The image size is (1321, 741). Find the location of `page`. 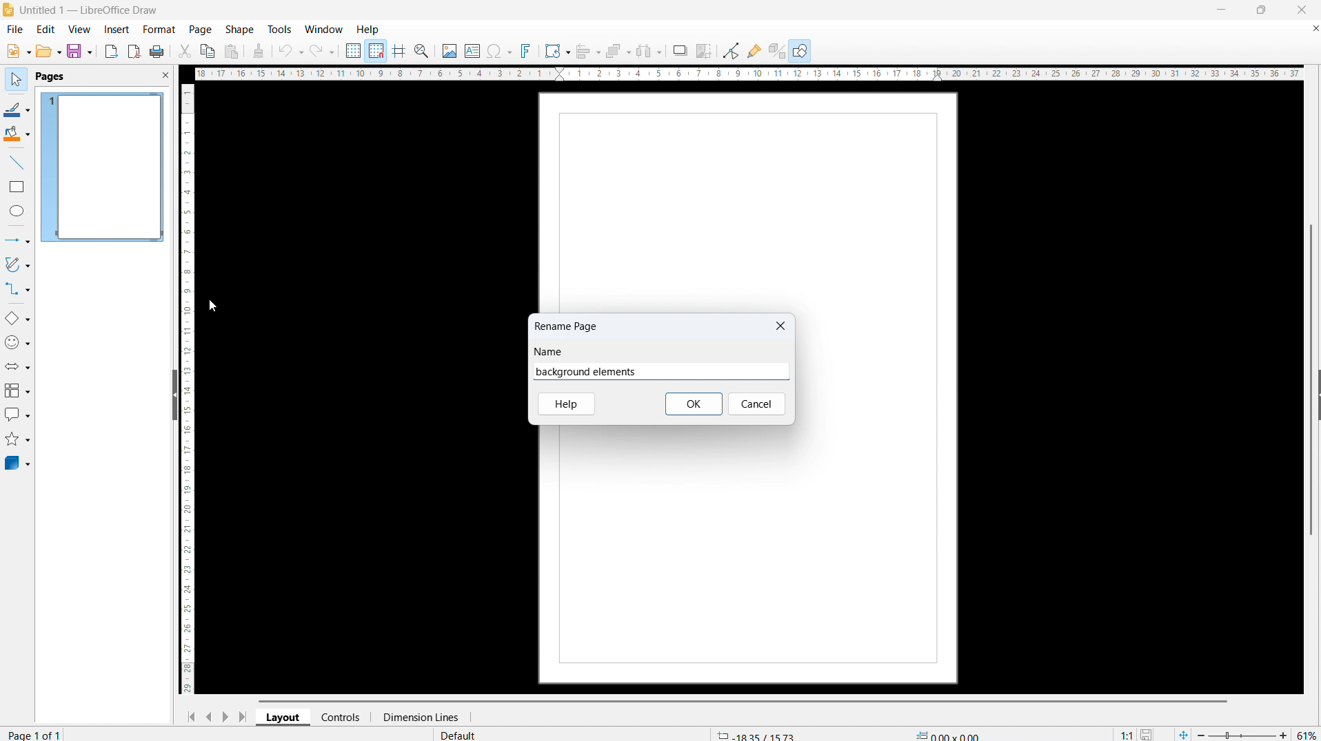

page is located at coordinates (201, 30).